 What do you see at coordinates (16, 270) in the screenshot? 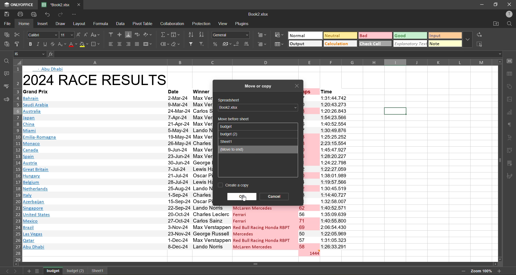
I see `next` at bounding box center [16, 270].